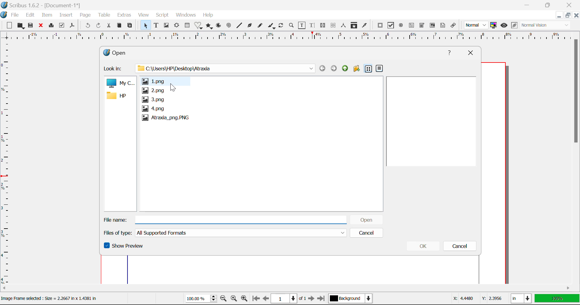 The image size is (580, 305). I want to click on Freehand Curve, so click(261, 25).